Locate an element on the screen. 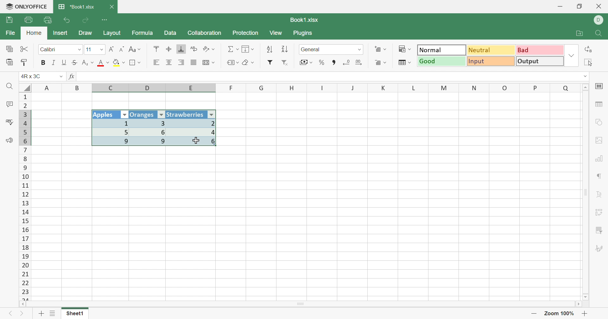 This screenshot has height=319, width=608. Bold is located at coordinates (43, 62).